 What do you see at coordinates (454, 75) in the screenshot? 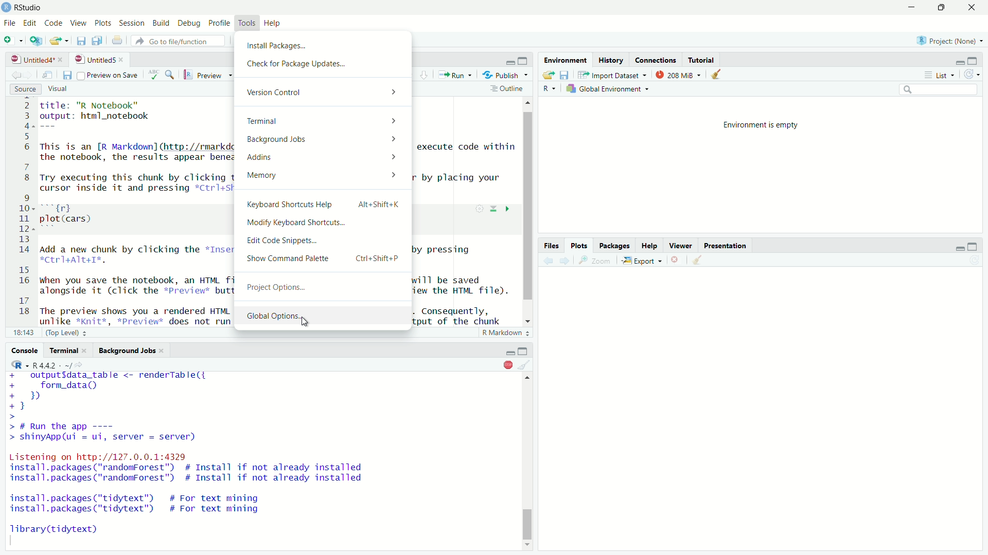
I see `Run` at bounding box center [454, 75].